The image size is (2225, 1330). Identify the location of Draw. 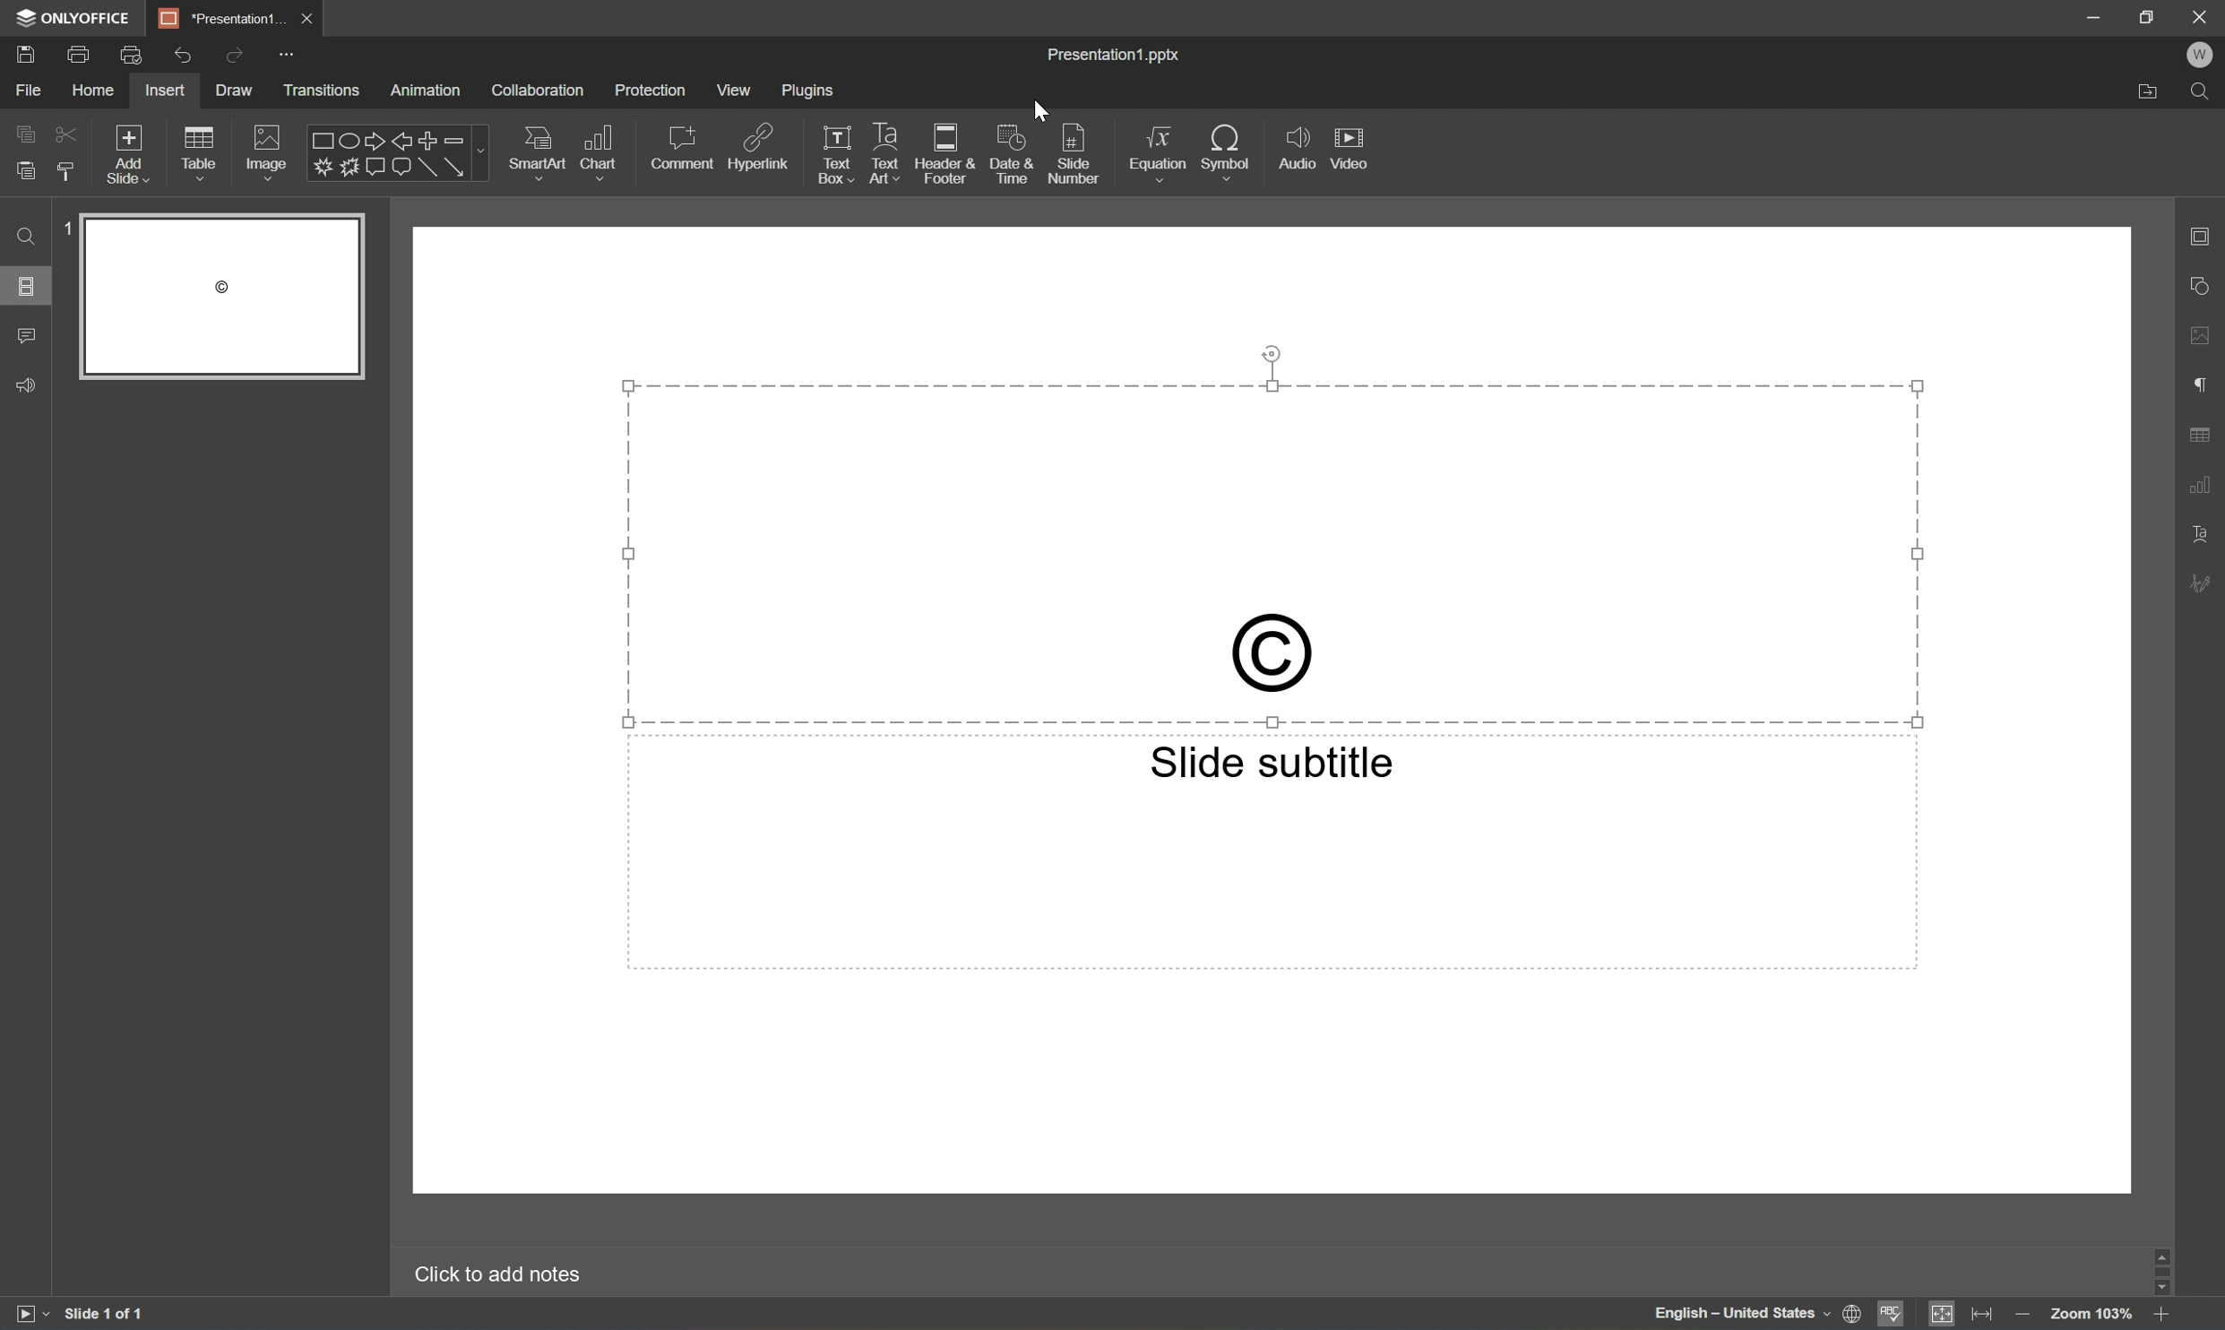
(235, 91).